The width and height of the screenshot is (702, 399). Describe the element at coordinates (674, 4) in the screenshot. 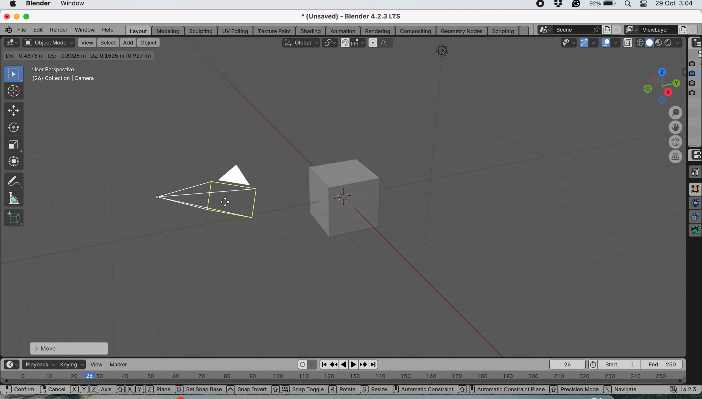

I see `29 Oct 3:04` at that location.